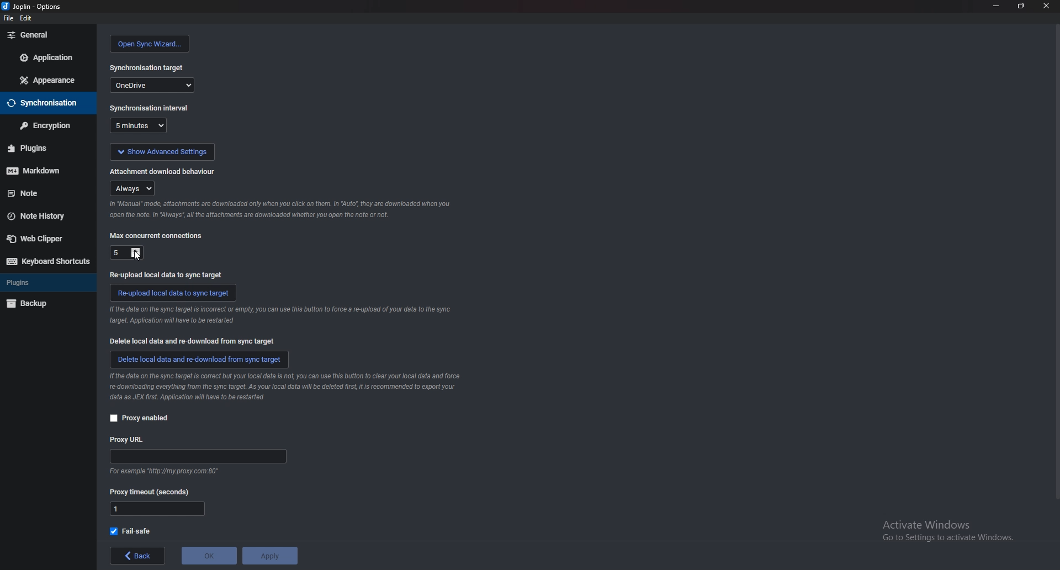 The height and width of the screenshot is (570, 1060). Describe the element at coordinates (45, 216) in the screenshot. I see `notehistory` at that location.